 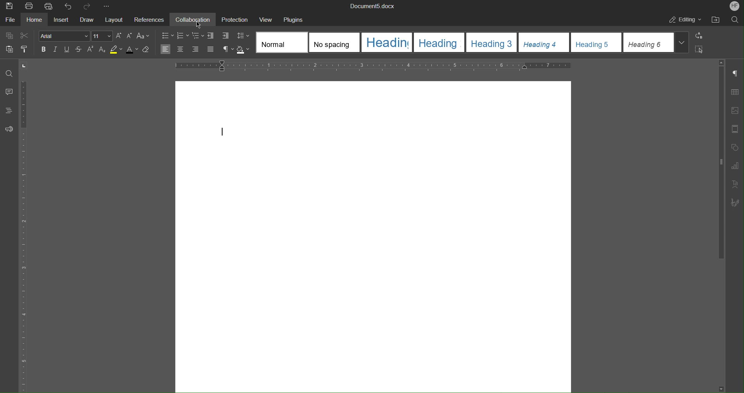 What do you see at coordinates (49, 6) in the screenshot?
I see `Quick Print` at bounding box center [49, 6].